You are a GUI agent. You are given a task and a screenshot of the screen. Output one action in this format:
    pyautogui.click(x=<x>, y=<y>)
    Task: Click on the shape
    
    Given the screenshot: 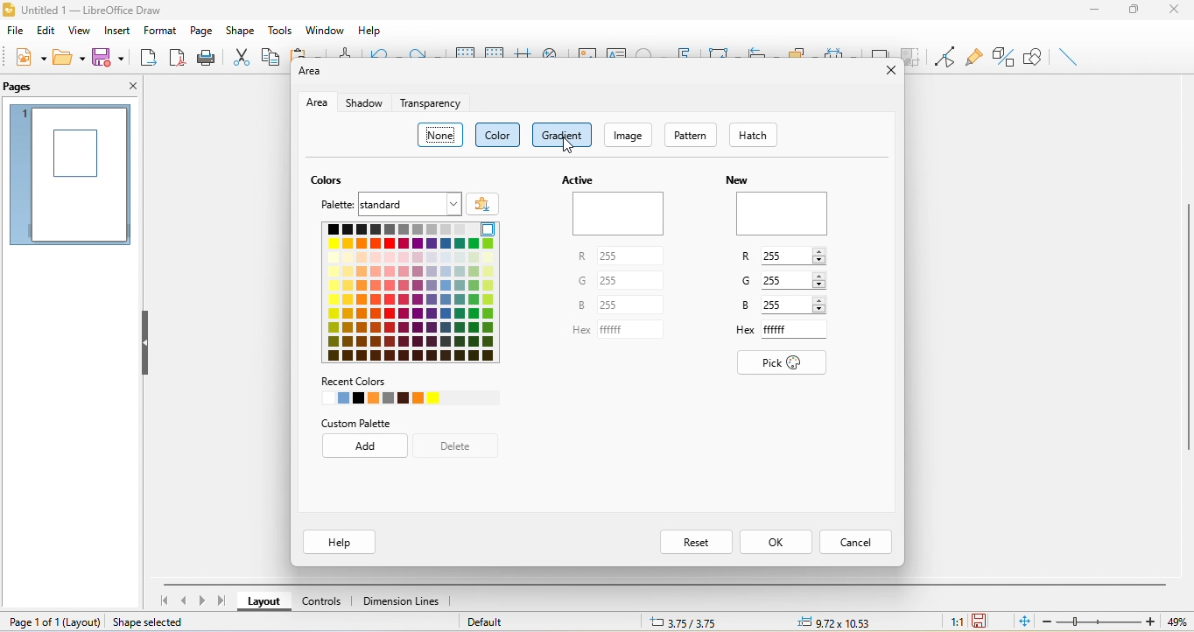 What is the action you would take?
    pyautogui.click(x=241, y=30)
    